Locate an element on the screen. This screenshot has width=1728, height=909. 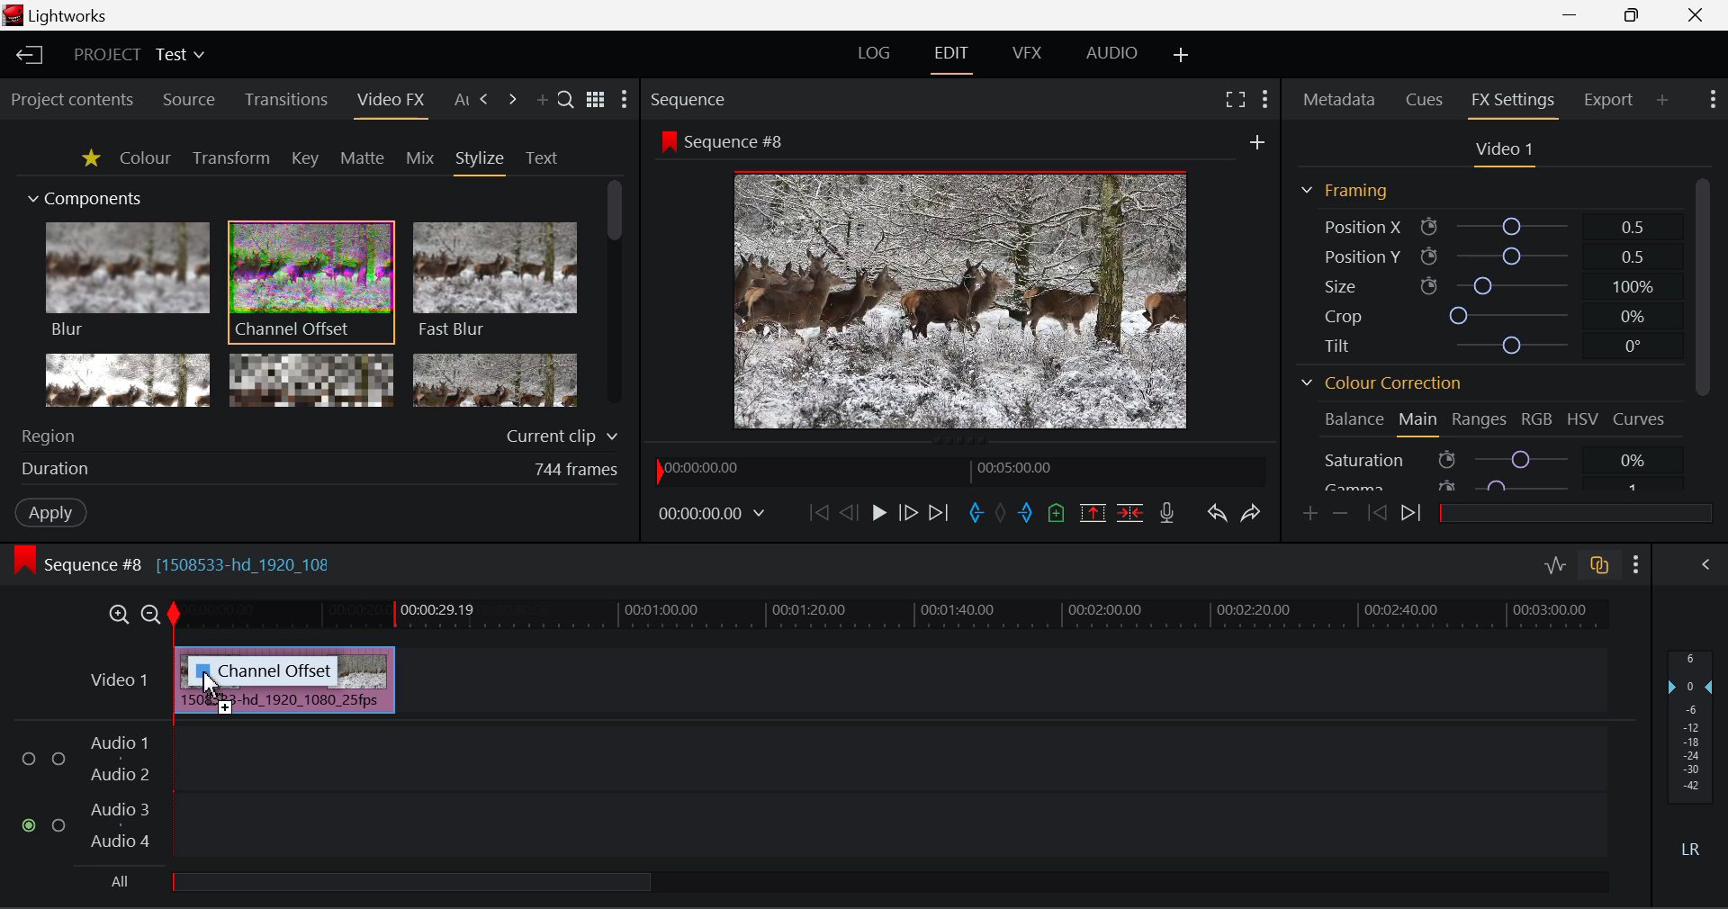
Previous keyframe is located at coordinates (1378, 514).